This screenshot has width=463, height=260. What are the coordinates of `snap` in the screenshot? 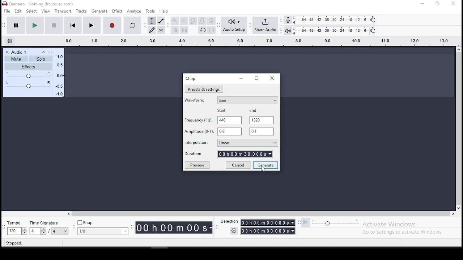 It's located at (103, 227).